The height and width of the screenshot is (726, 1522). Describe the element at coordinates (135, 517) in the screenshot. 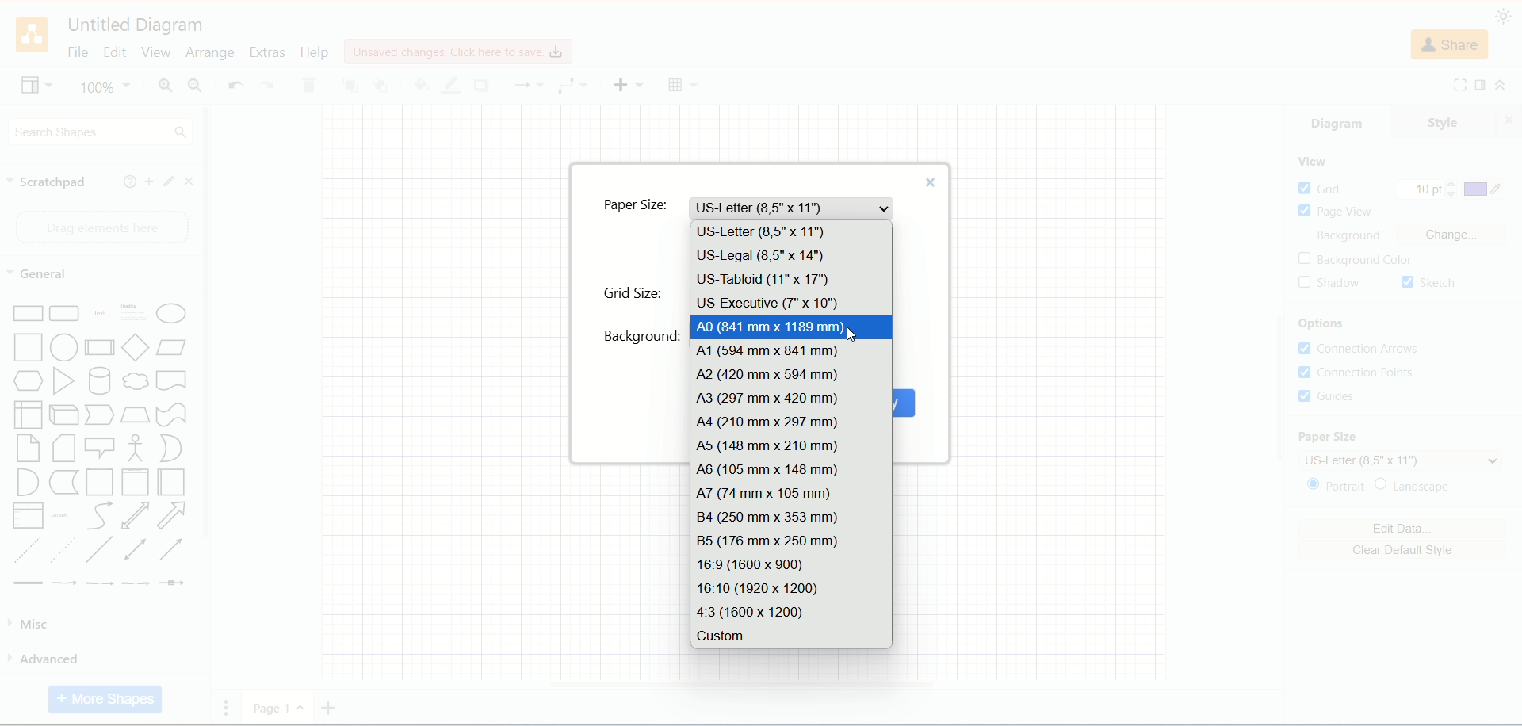

I see `Bidirectional Arrow` at that location.